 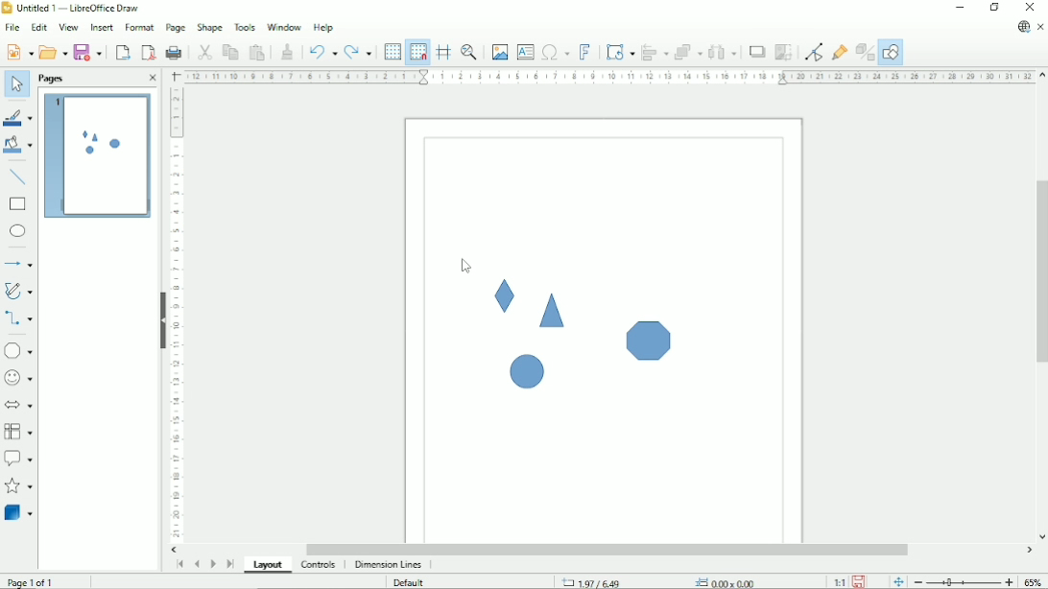 I want to click on Scroll to previous page, so click(x=198, y=562).